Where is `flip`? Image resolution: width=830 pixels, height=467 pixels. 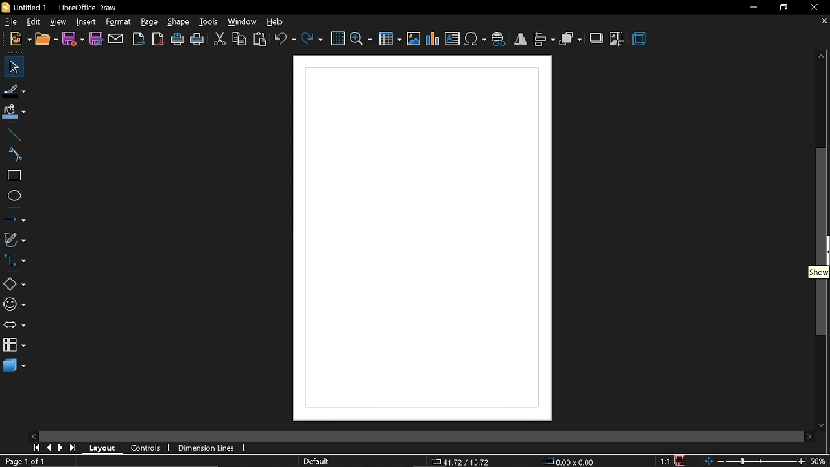
flip is located at coordinates (520, 41).